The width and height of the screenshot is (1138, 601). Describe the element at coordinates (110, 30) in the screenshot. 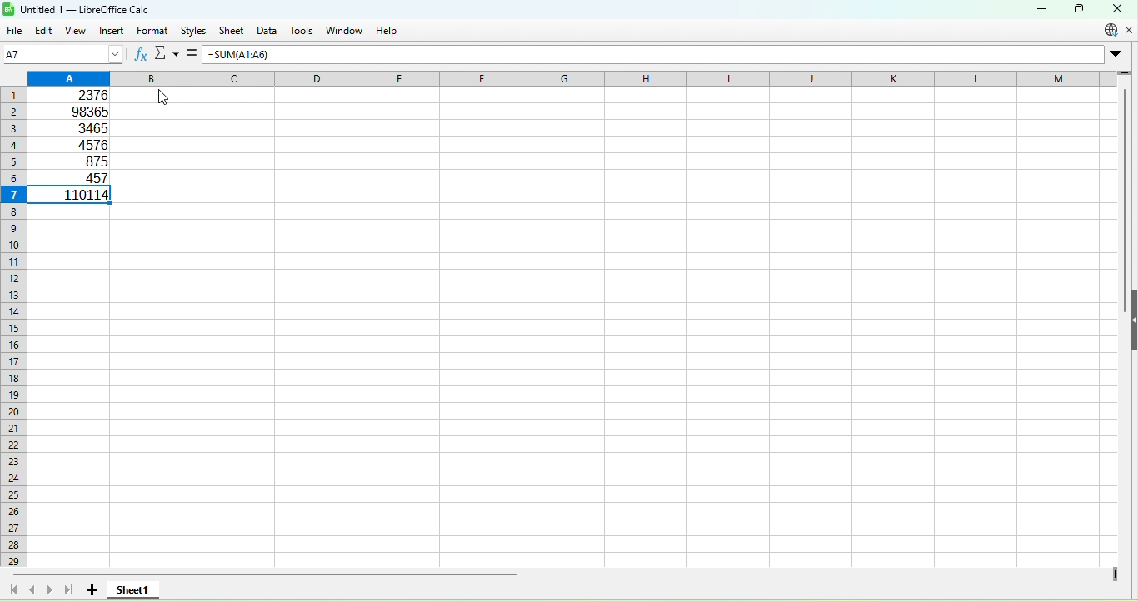

I see `Insert` at that location.